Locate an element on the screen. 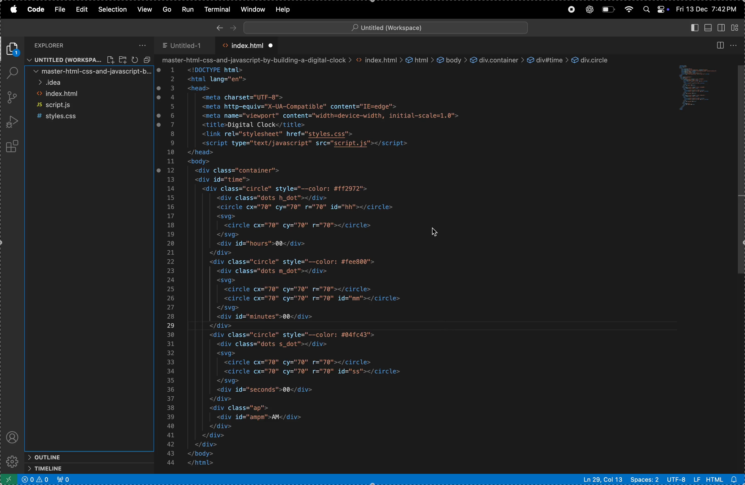 The height and width of the screenshot is (485, 745). idea is located at coordinates (89, 83).